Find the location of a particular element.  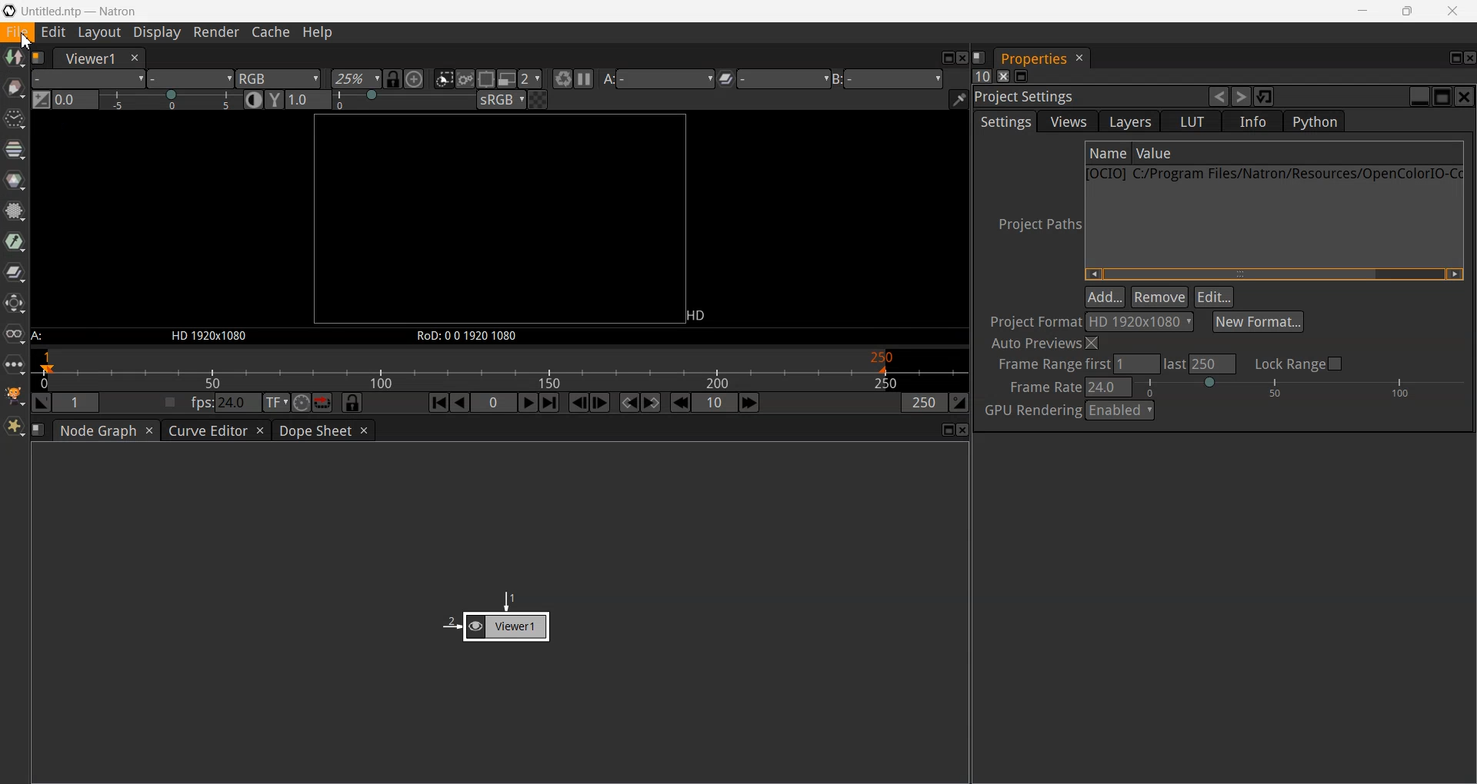

RGB is located at coordinates (278, 80).